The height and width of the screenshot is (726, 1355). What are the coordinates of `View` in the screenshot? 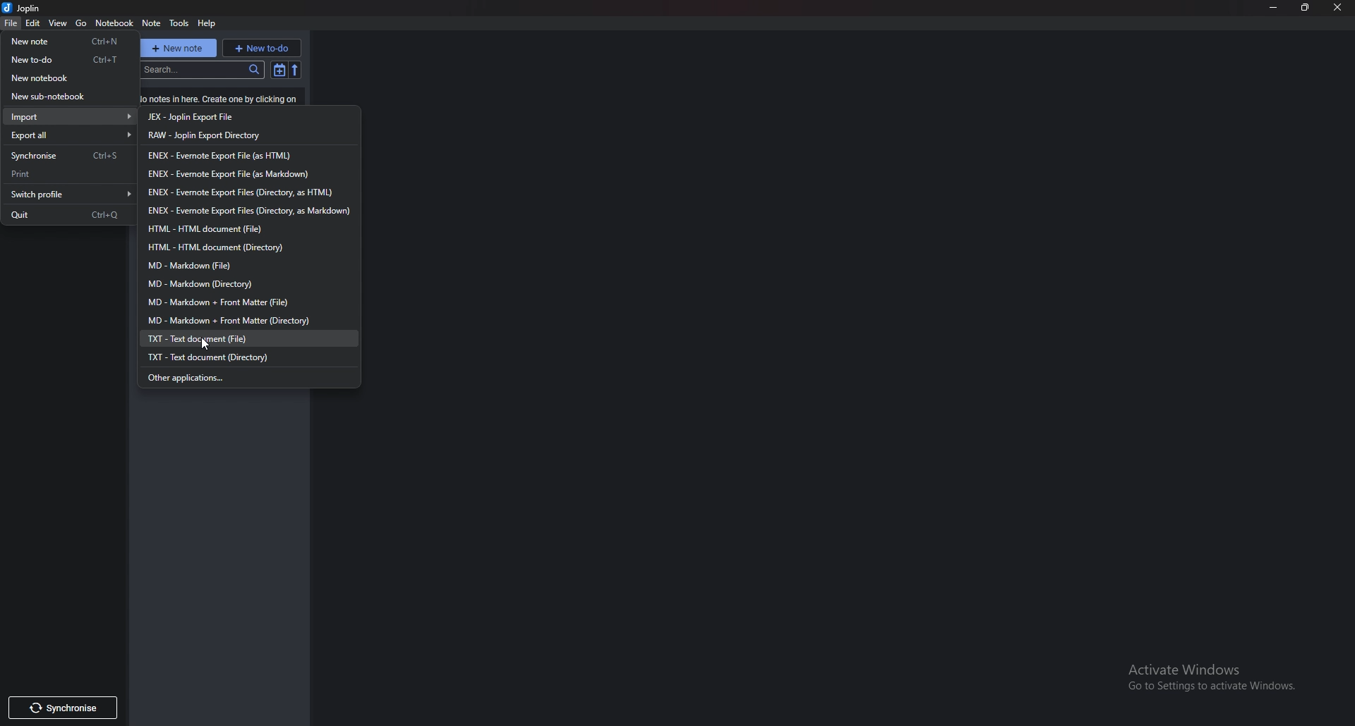 It's located at (59, 24).